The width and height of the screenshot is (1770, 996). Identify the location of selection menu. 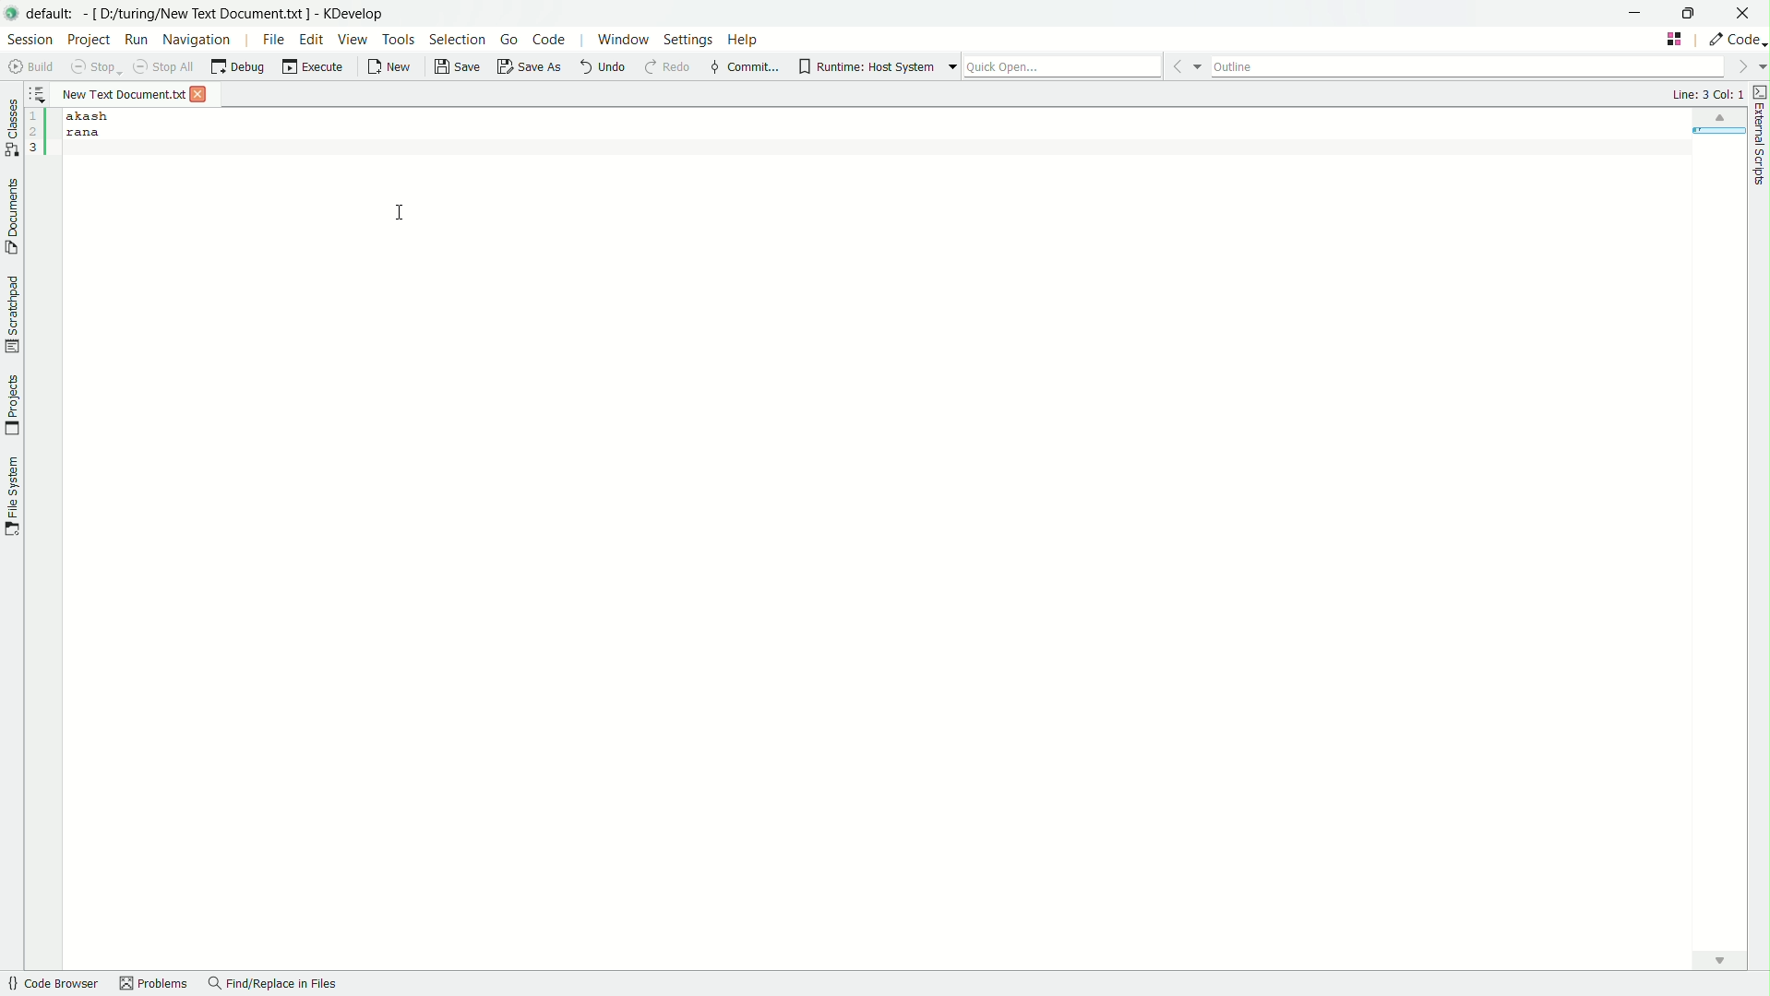
(455, 39).